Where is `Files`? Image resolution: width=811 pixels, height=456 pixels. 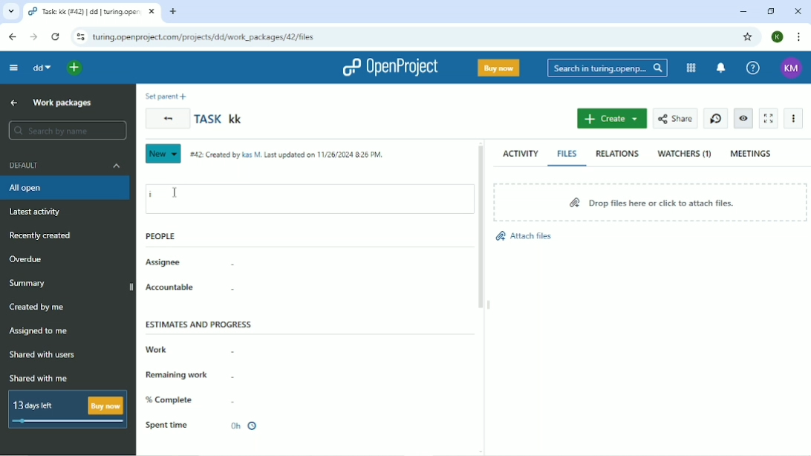
Files is located at coordinates (567, 154).